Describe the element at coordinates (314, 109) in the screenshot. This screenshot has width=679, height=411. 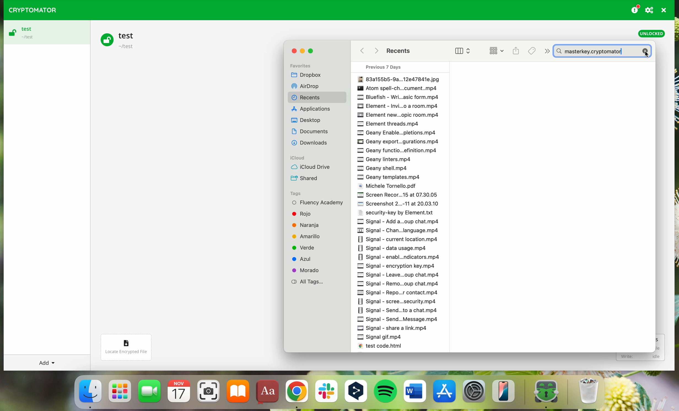
I see `` at that location.